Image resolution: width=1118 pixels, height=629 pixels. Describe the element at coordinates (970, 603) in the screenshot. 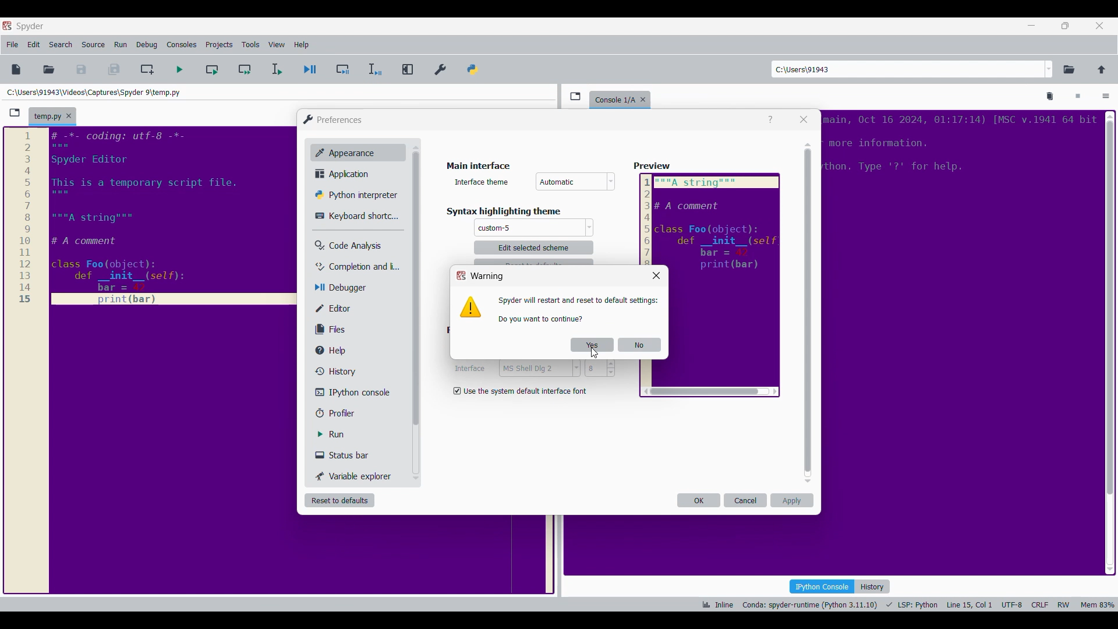

I see `Line 15, Col 1` at that location.